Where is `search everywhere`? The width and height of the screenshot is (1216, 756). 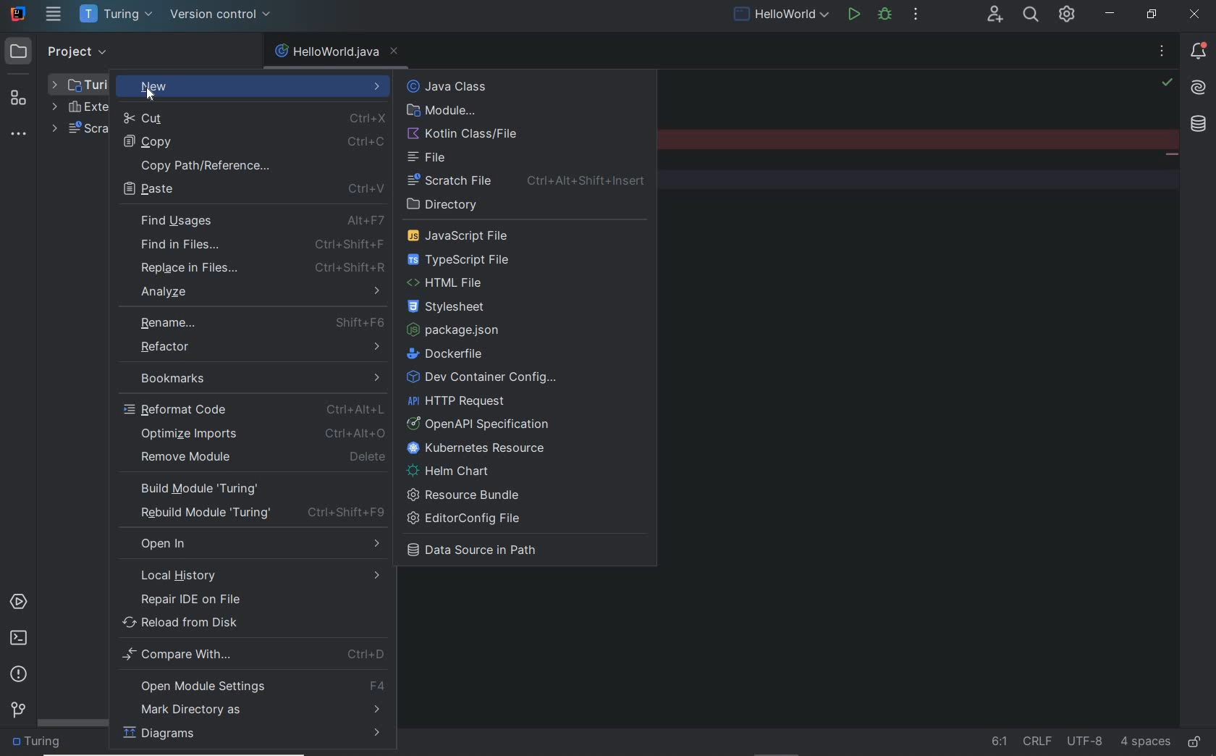 search everywhere is located at coordinates (1031, 16).